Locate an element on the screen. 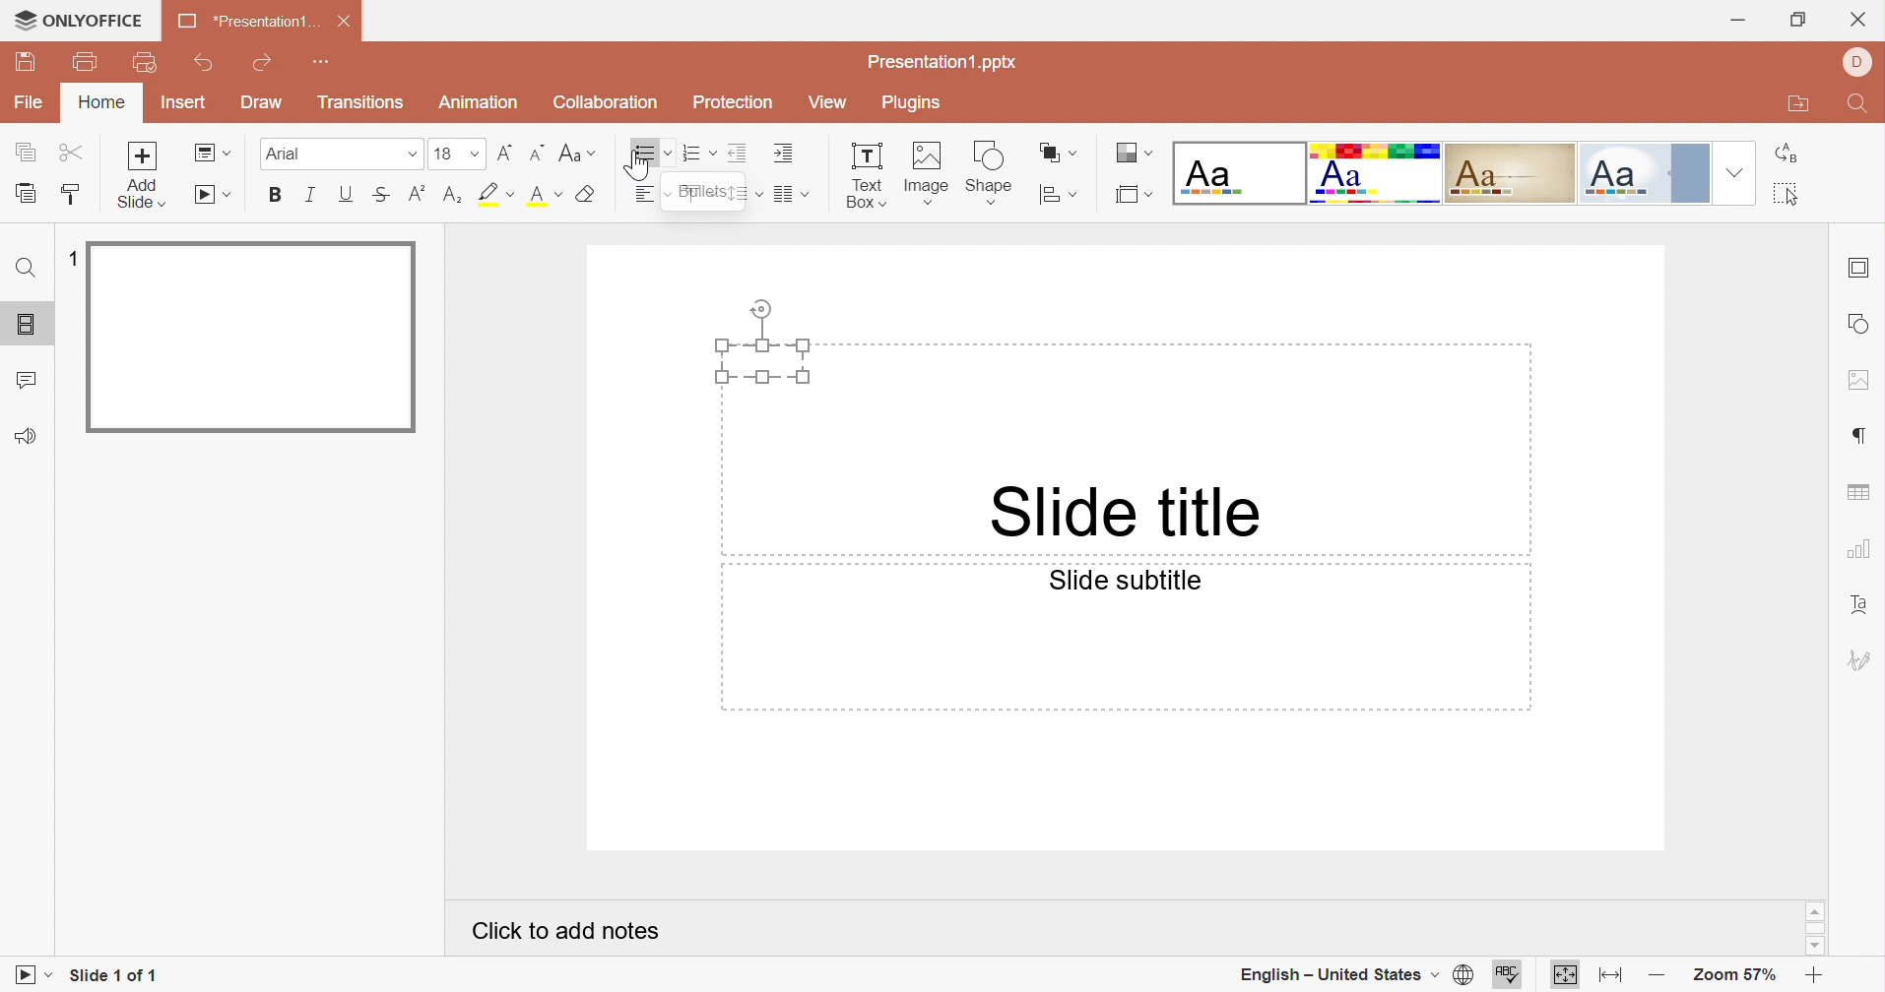 The image size is (1885, 992). Find is located at coordinates (23, 271).